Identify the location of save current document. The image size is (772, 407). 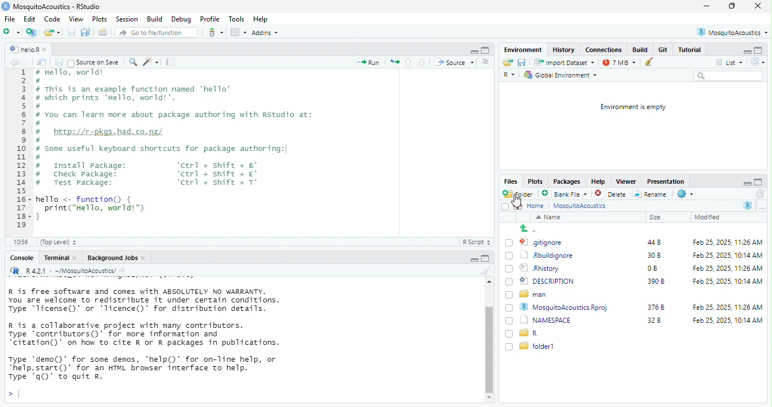
(59, 62).